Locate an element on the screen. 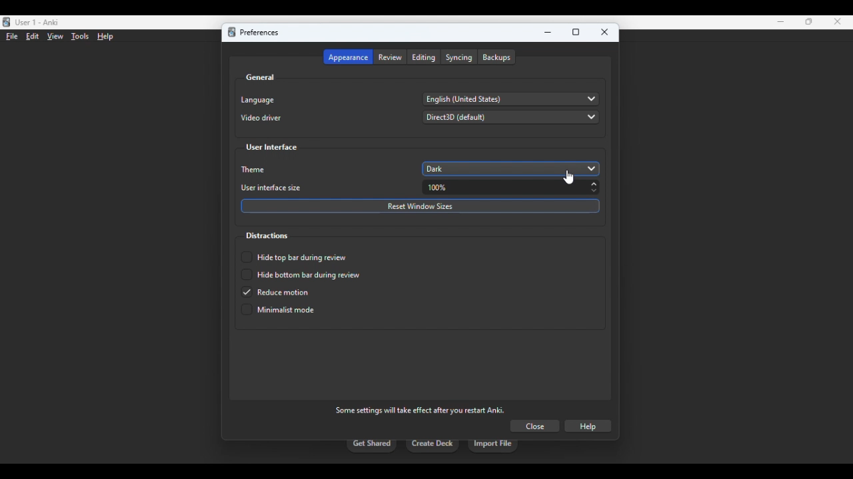  close is located at coordinates (534, 426).